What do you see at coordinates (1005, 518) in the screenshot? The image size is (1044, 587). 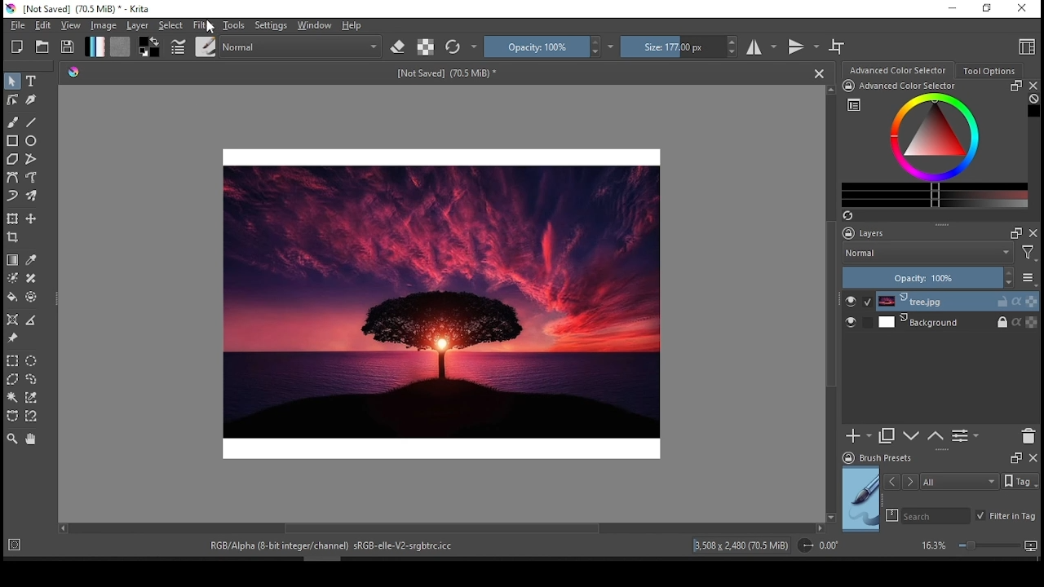 I see `filter in tag on/off` at bounding box center [1005, 518].